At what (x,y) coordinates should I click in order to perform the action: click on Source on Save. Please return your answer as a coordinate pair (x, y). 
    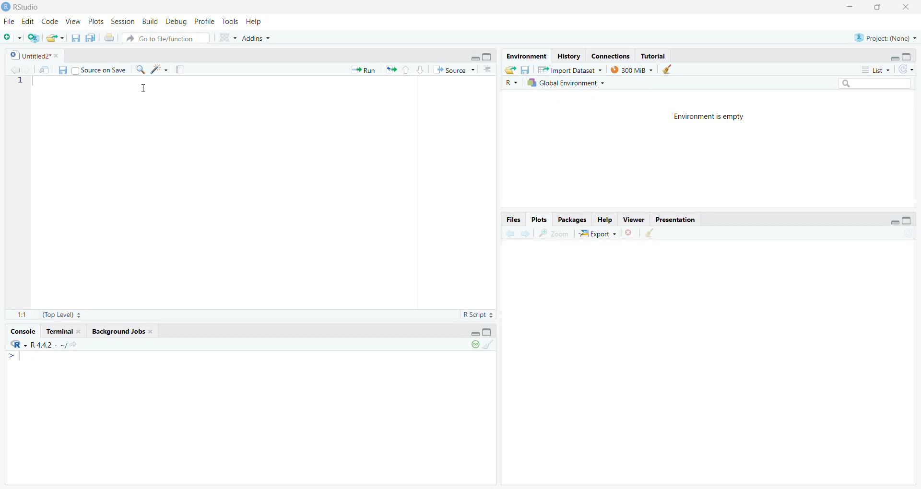
    Looking at the image, I should click on (99, 70).